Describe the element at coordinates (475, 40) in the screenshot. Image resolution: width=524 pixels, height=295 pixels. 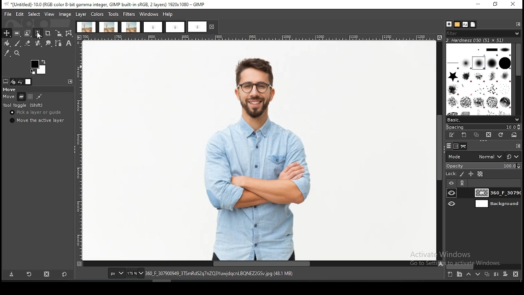
I see `hardness 050 (51x51)` at that location.